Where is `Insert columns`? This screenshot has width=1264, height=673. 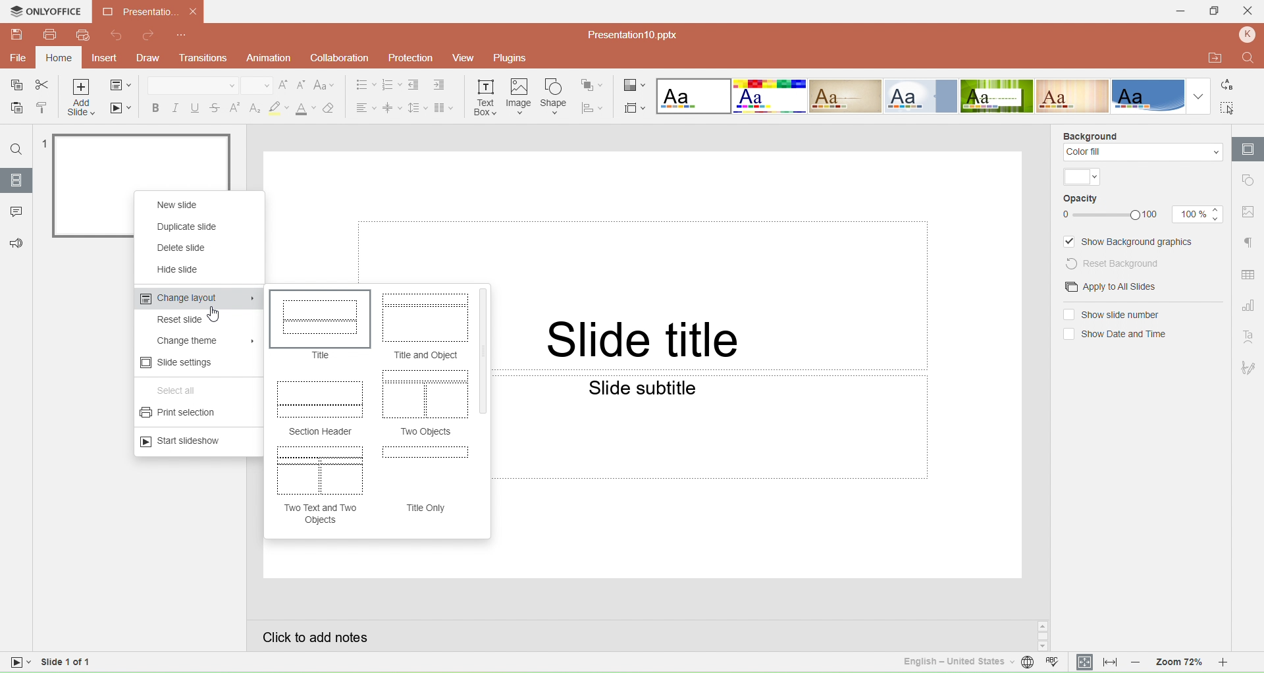
Insert columns is located at coordinates (447, 107).